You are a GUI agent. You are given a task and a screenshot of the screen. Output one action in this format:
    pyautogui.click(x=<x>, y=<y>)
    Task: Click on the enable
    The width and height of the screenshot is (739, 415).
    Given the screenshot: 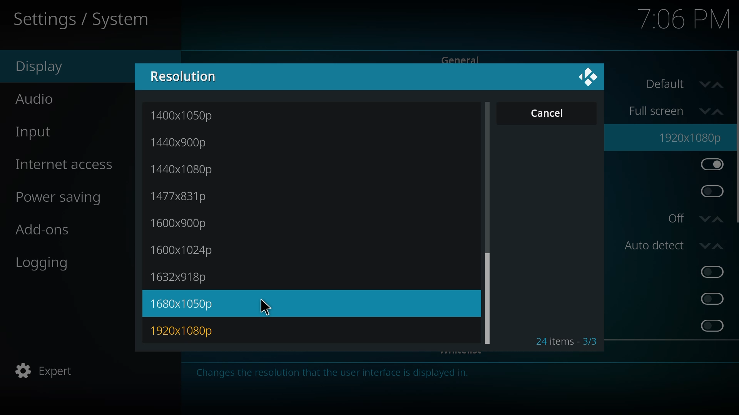 What is the action you would take?
    pyautogui.click(x=712, y=298)
    